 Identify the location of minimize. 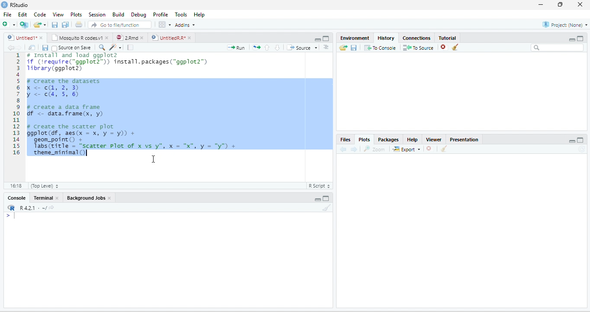
(541, 5).